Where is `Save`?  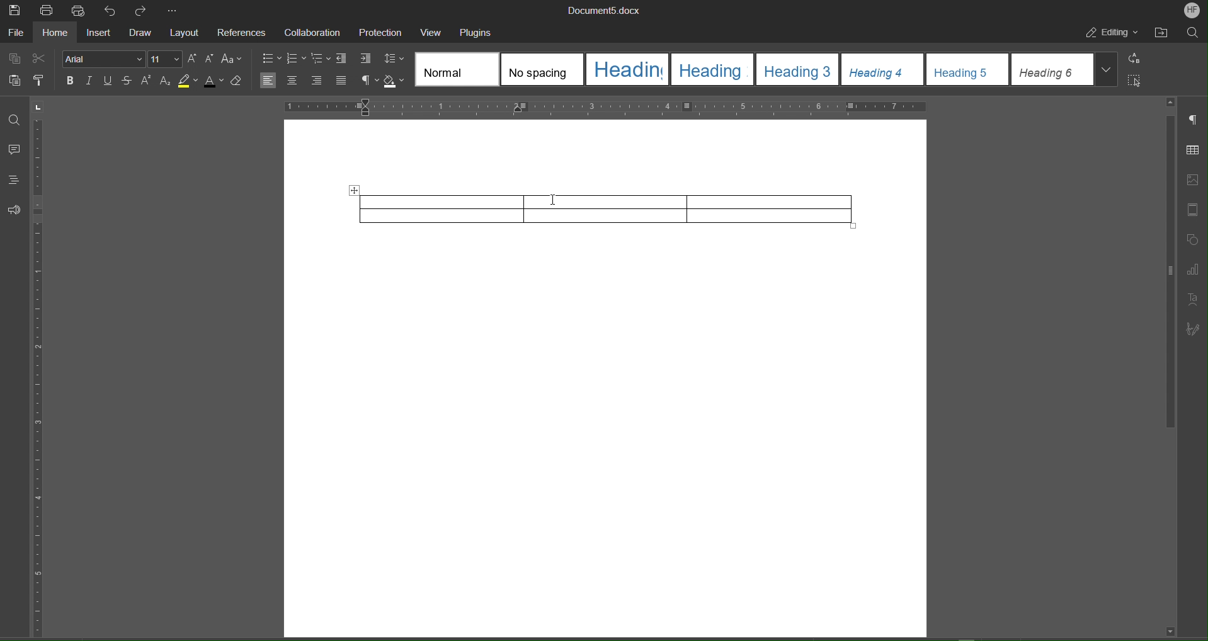 Save is located at coordinates (14, 10).